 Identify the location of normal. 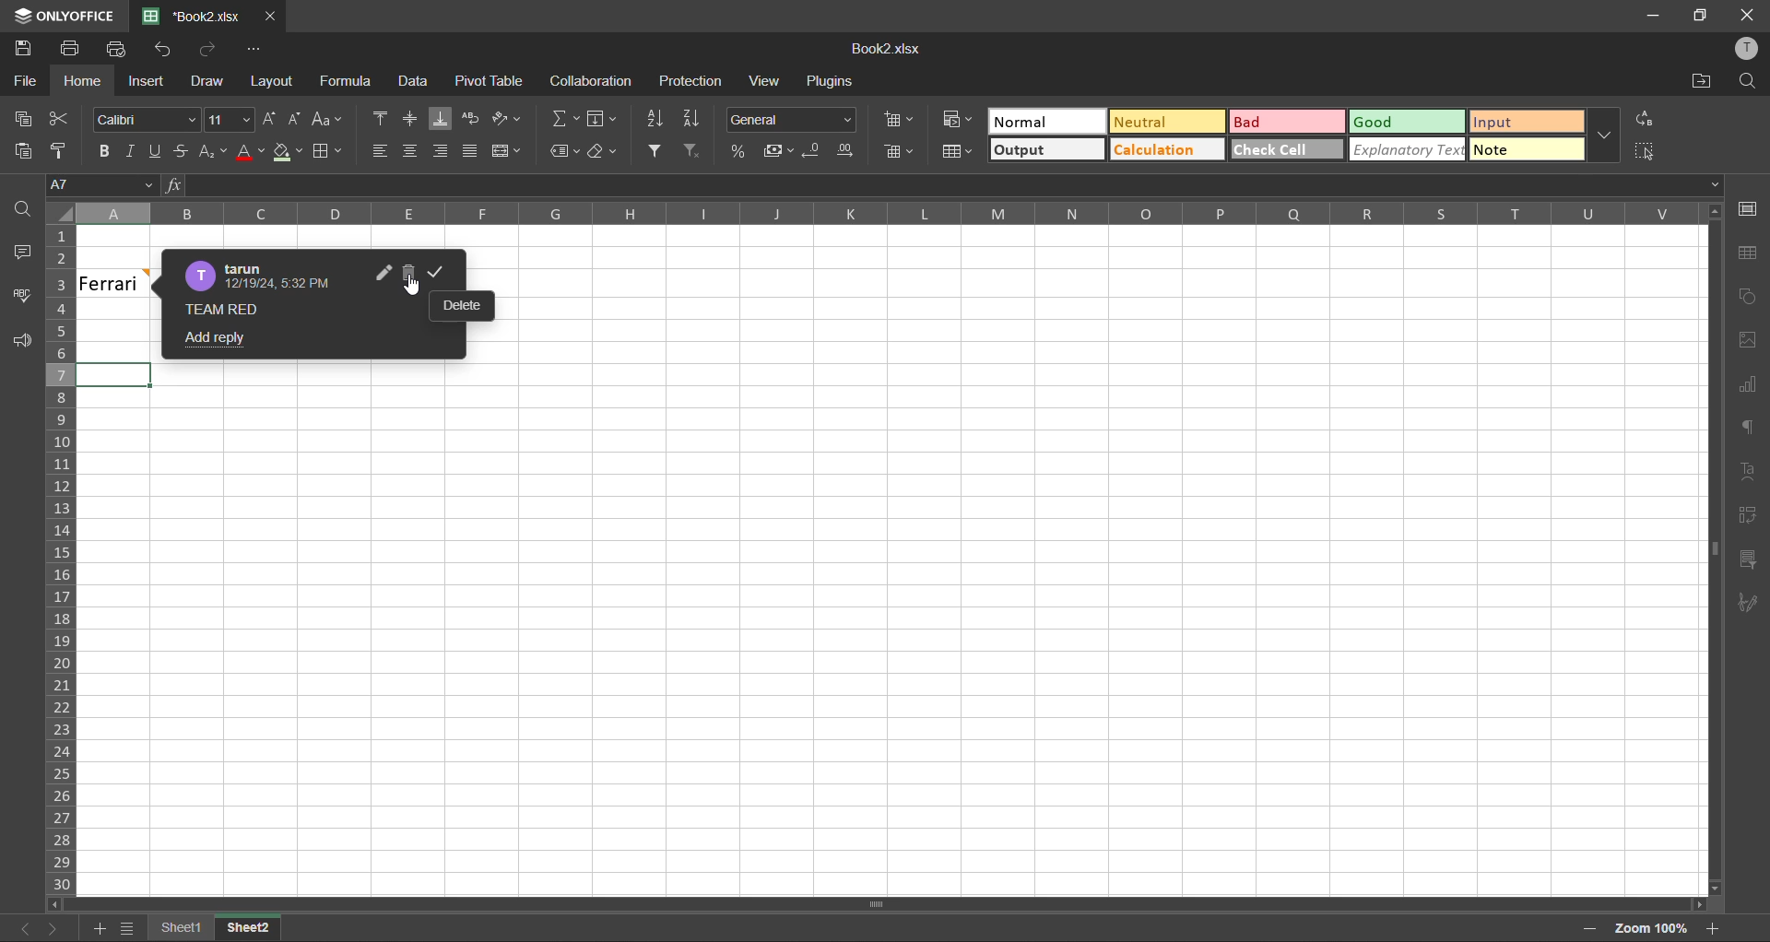
(1048, 121).